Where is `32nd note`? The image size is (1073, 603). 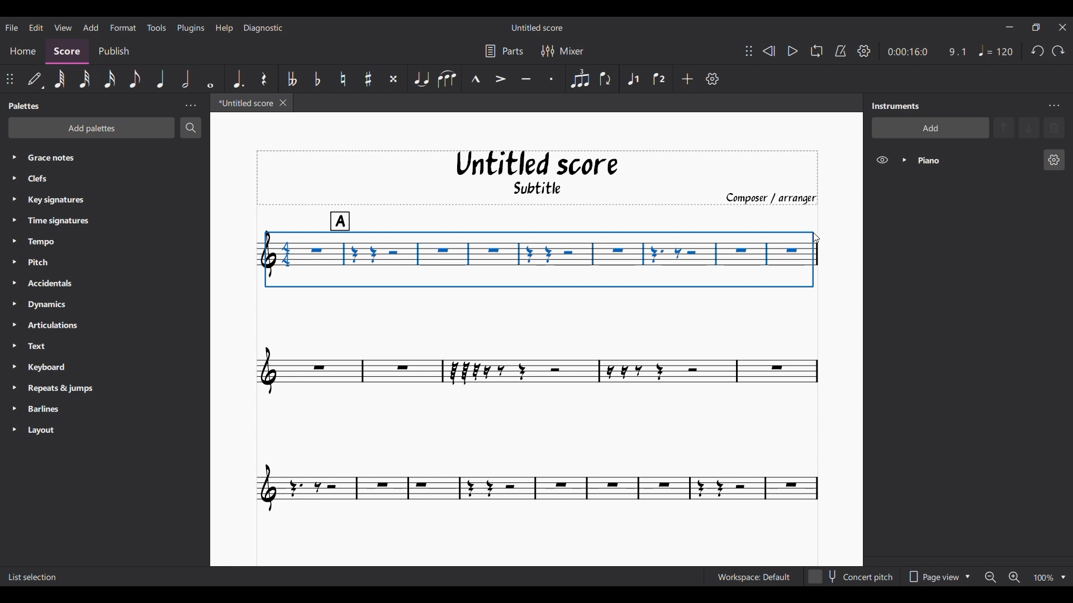
32nd note is located at coordinates (83, 79).